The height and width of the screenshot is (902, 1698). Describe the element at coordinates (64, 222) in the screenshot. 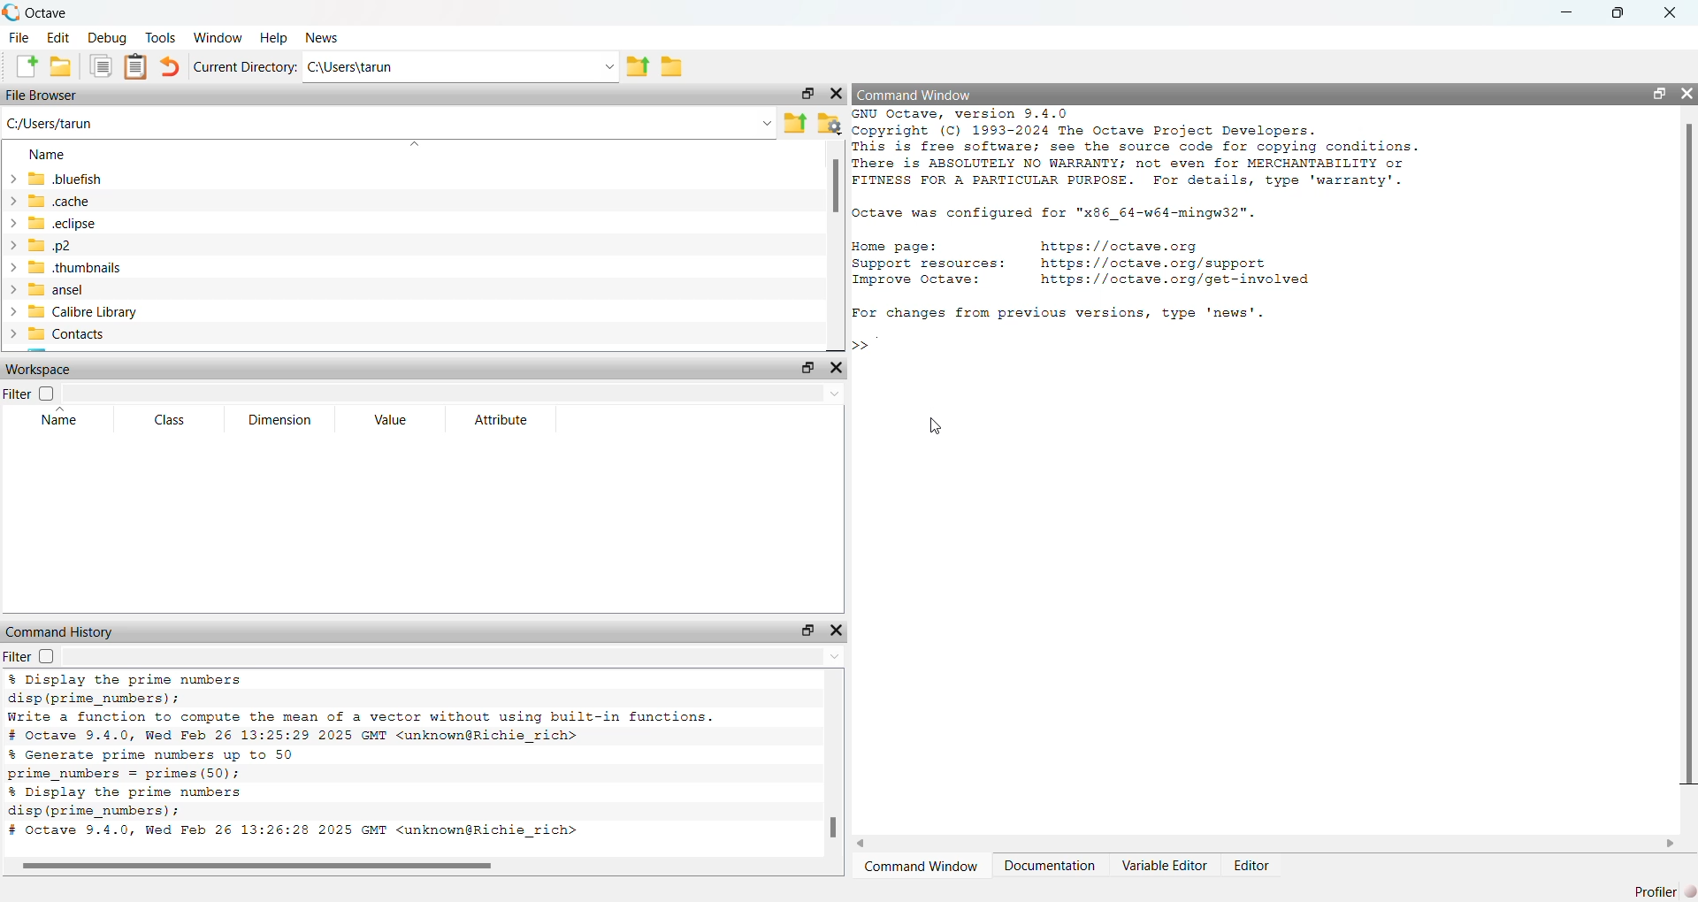

I see `.eclipse` at that location.